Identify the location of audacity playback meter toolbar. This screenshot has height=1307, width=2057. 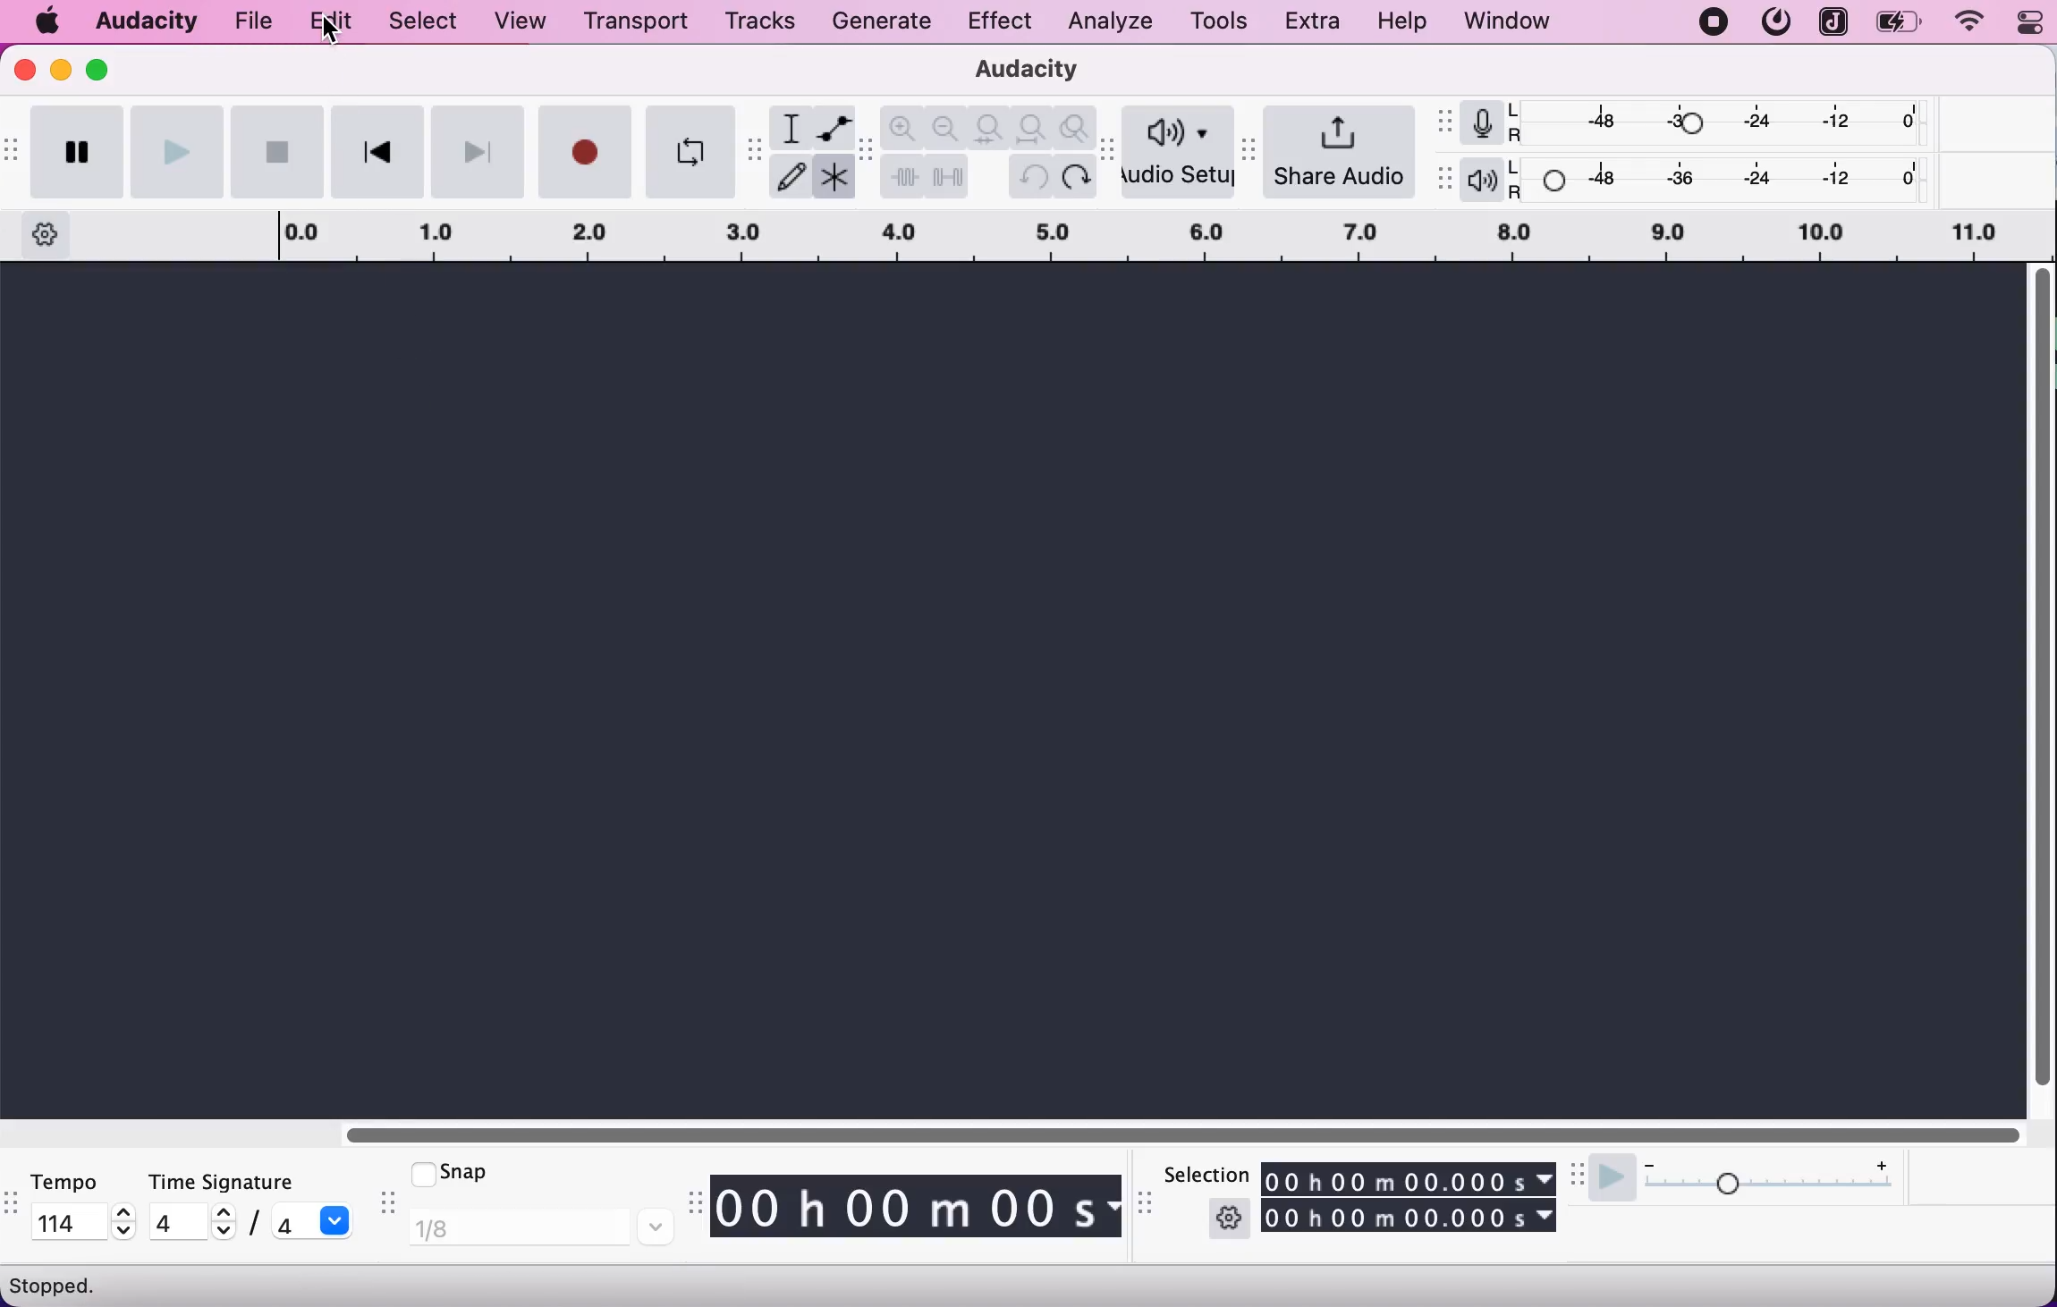
(1446, 180).